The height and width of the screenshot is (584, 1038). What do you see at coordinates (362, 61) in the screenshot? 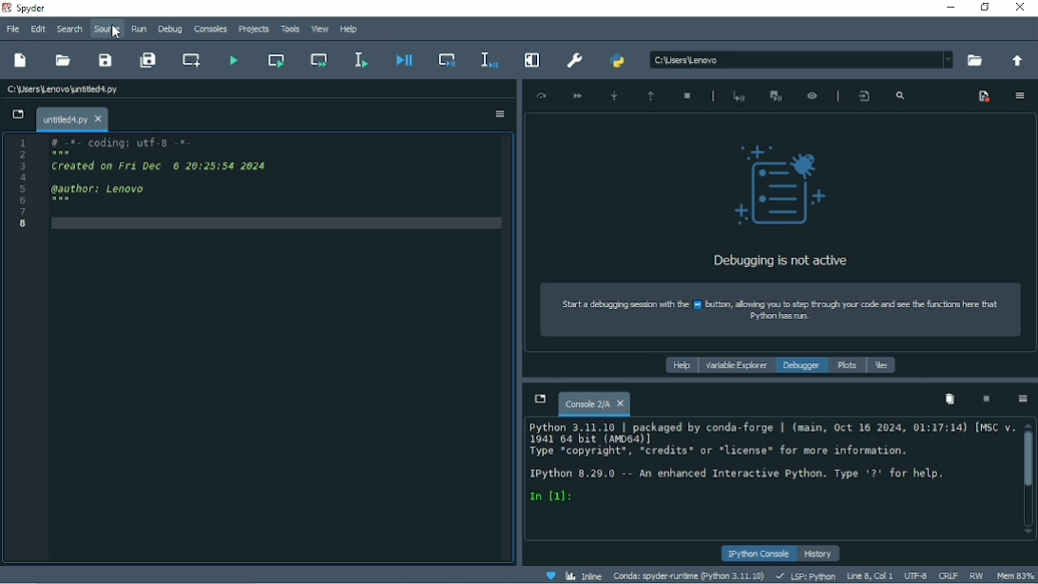
I see `Run selection or current file` at bounding box center [362, 61].